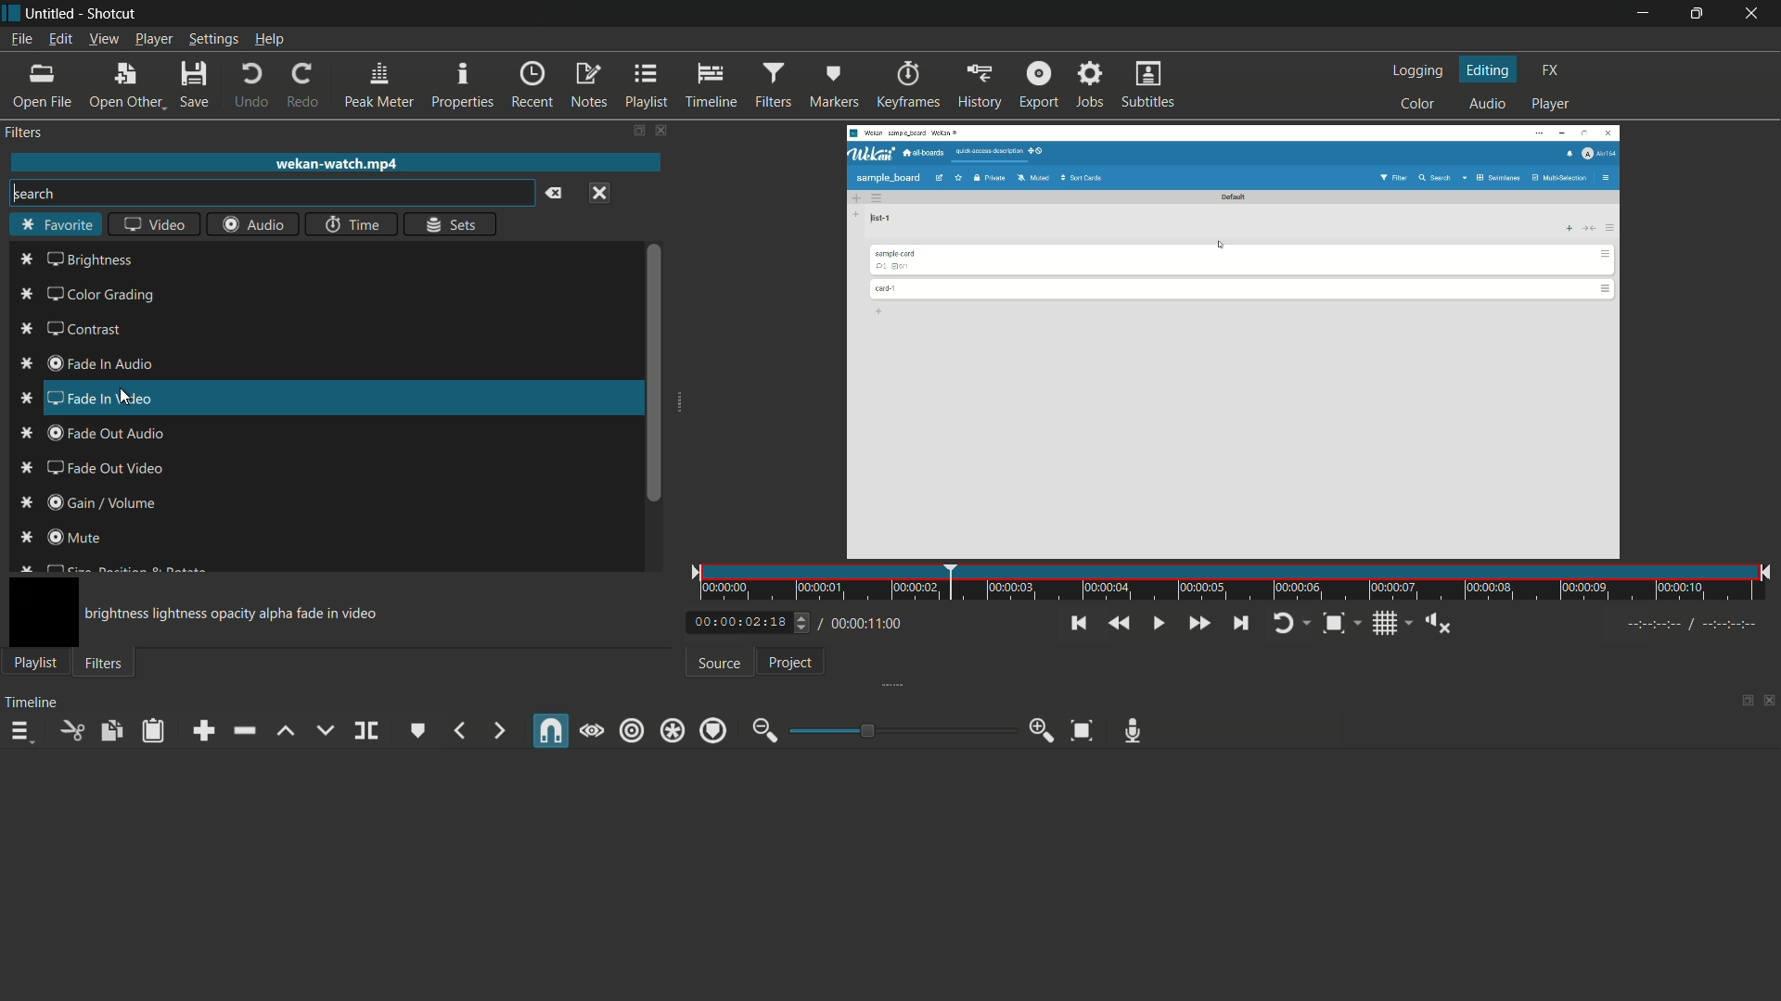  What do you see at coordinates (796, 622) in the screenshot?
I see `adjust` at bounding box center [796, 622].